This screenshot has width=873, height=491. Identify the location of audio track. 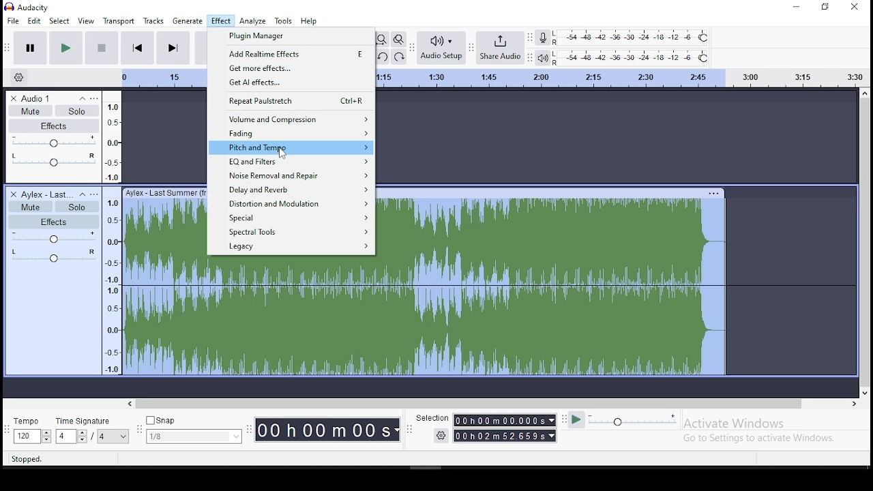
(552, 281).